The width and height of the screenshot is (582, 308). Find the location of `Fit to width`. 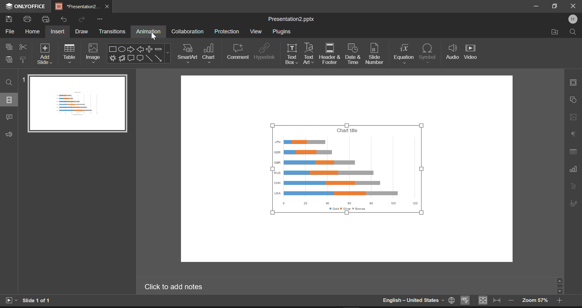

Fit to width is located at coordinates (497, 300).